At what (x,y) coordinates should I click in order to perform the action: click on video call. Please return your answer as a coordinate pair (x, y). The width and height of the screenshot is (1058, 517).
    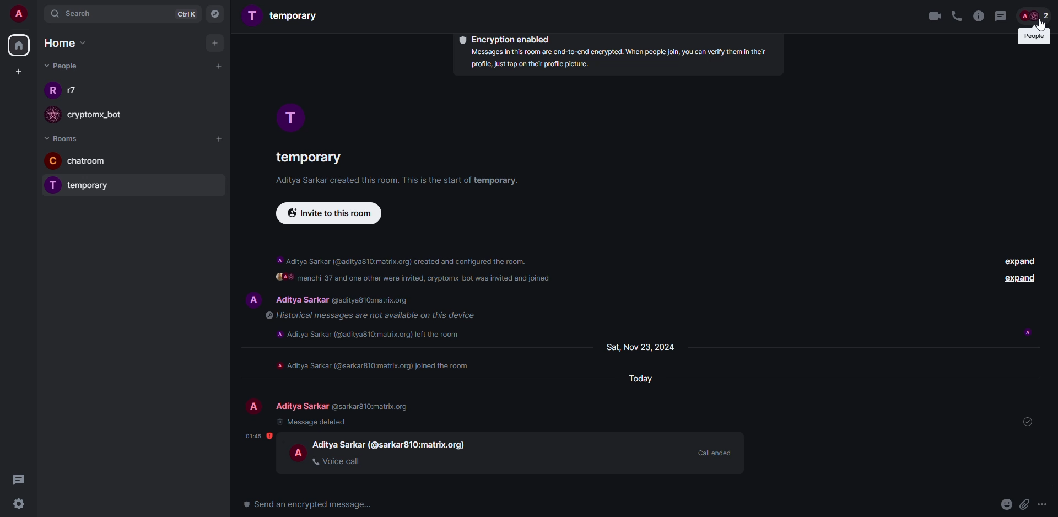
    Looking at the image, I should click on (934, 16).